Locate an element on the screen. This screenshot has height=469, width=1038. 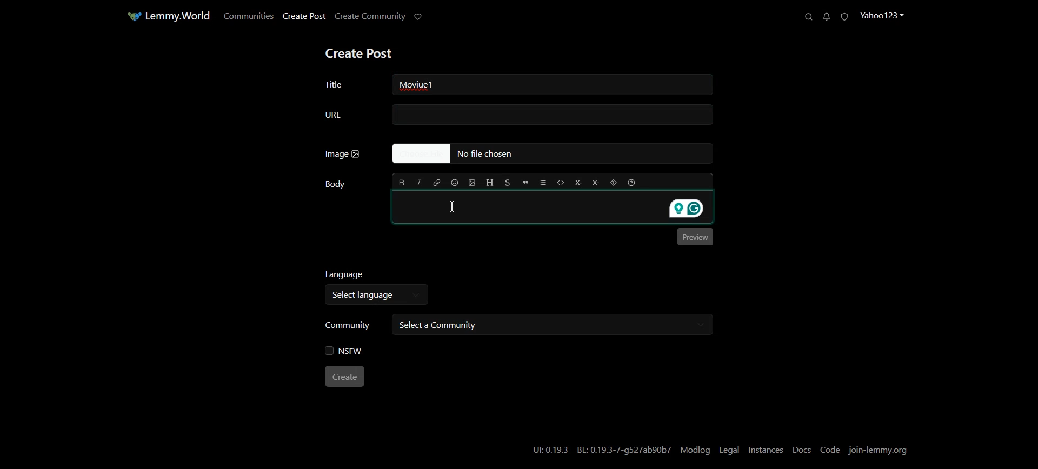
Unread Report is located at coordinates (847, 16).